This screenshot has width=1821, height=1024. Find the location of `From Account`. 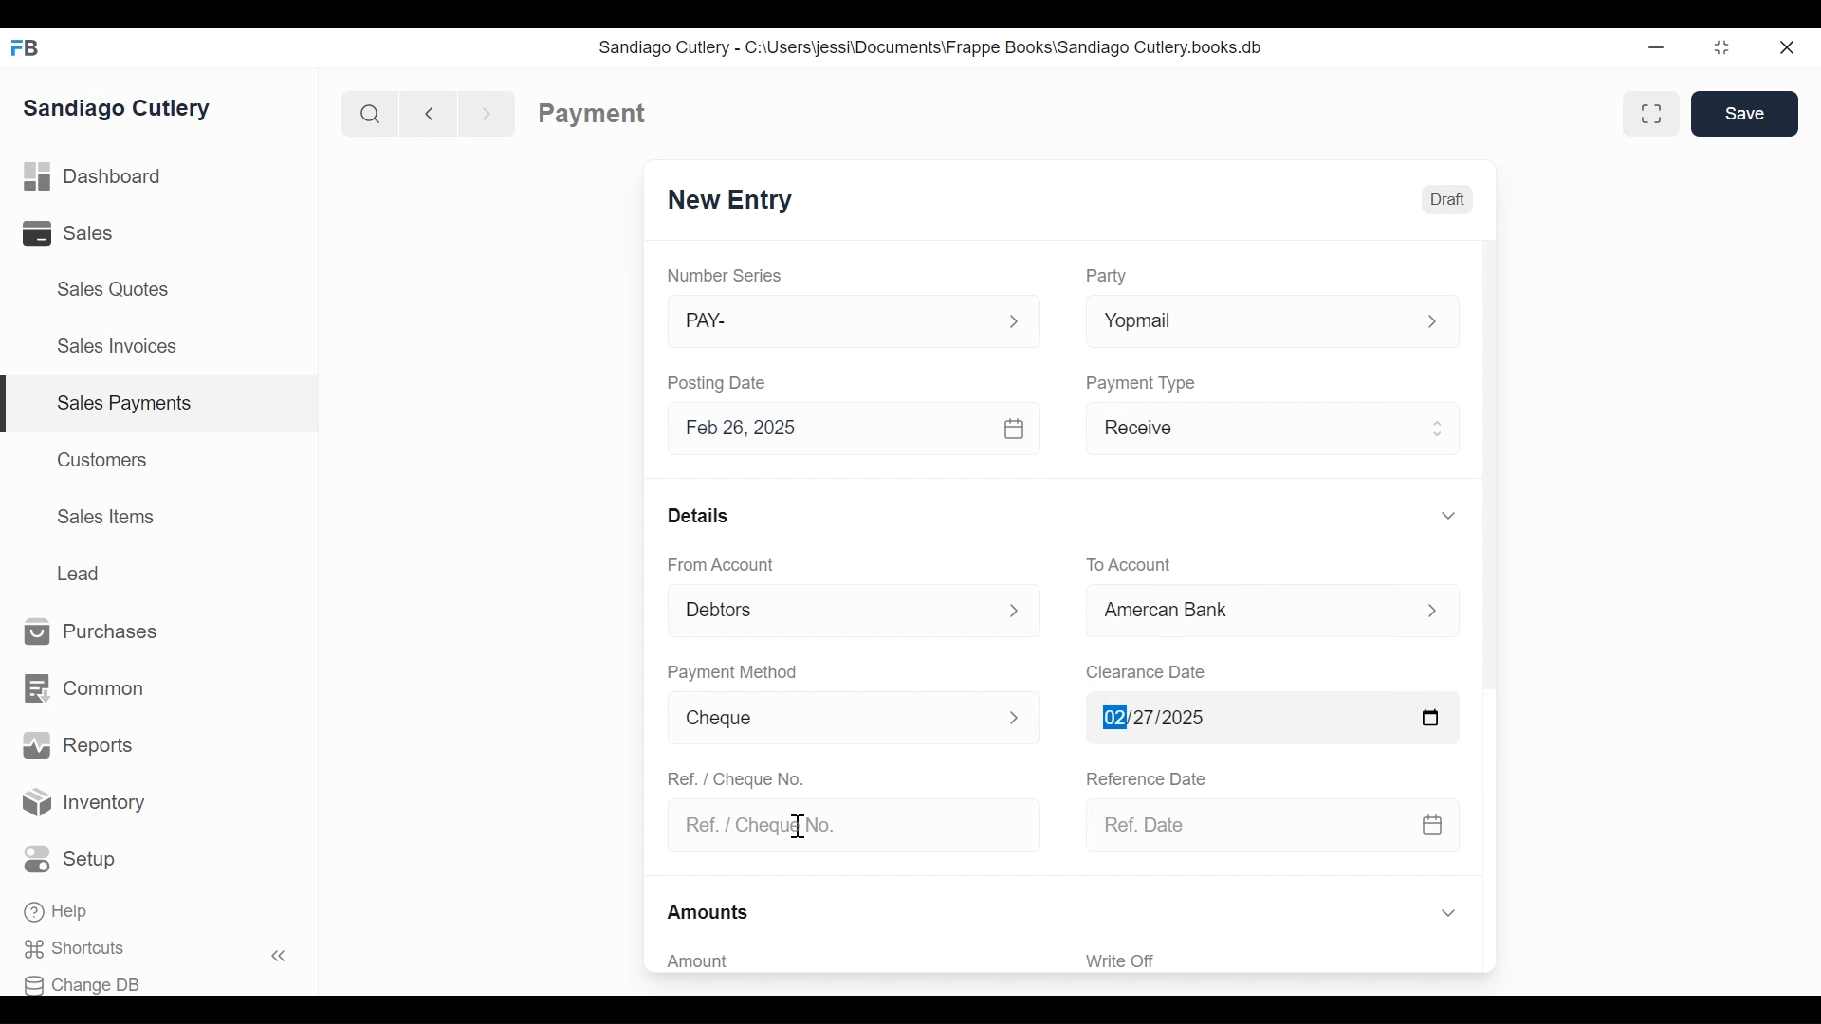

From Account is located at coordinates (723, 565).